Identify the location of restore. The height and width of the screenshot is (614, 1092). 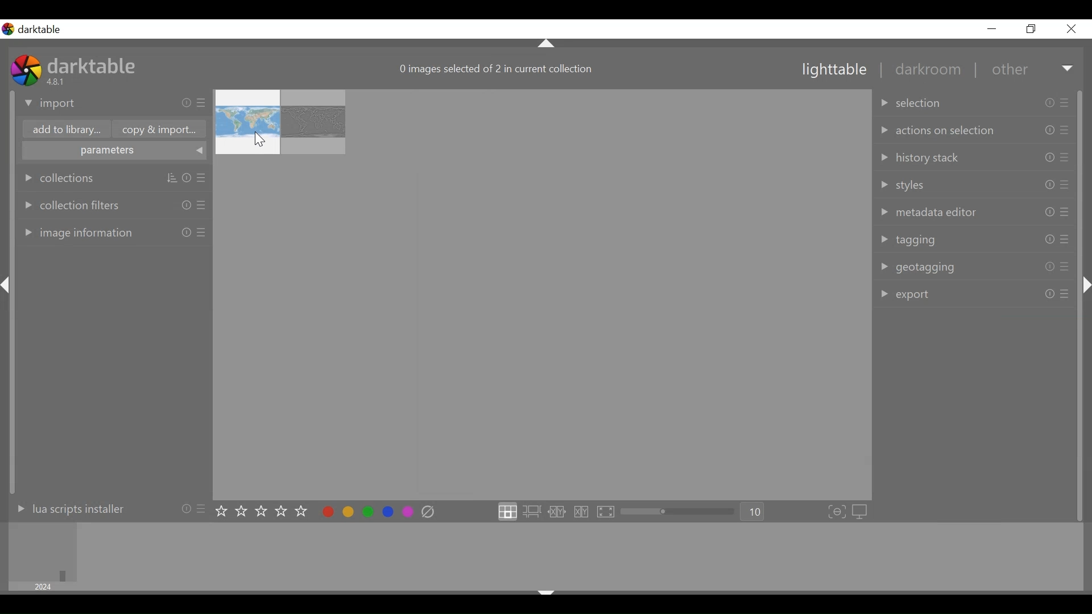
(1032, 29).